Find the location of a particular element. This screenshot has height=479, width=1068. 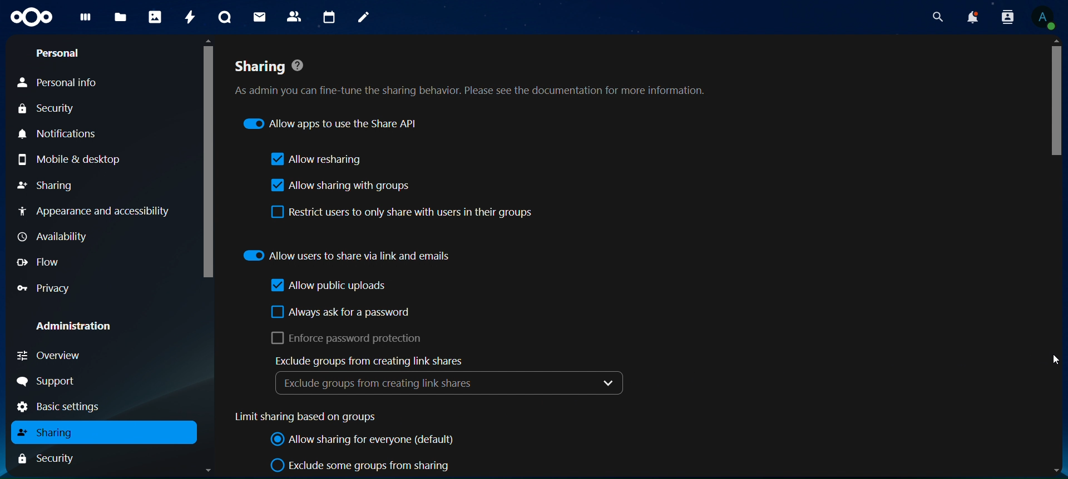

exclude some groups from sharing is located at coordinates (360, 465).